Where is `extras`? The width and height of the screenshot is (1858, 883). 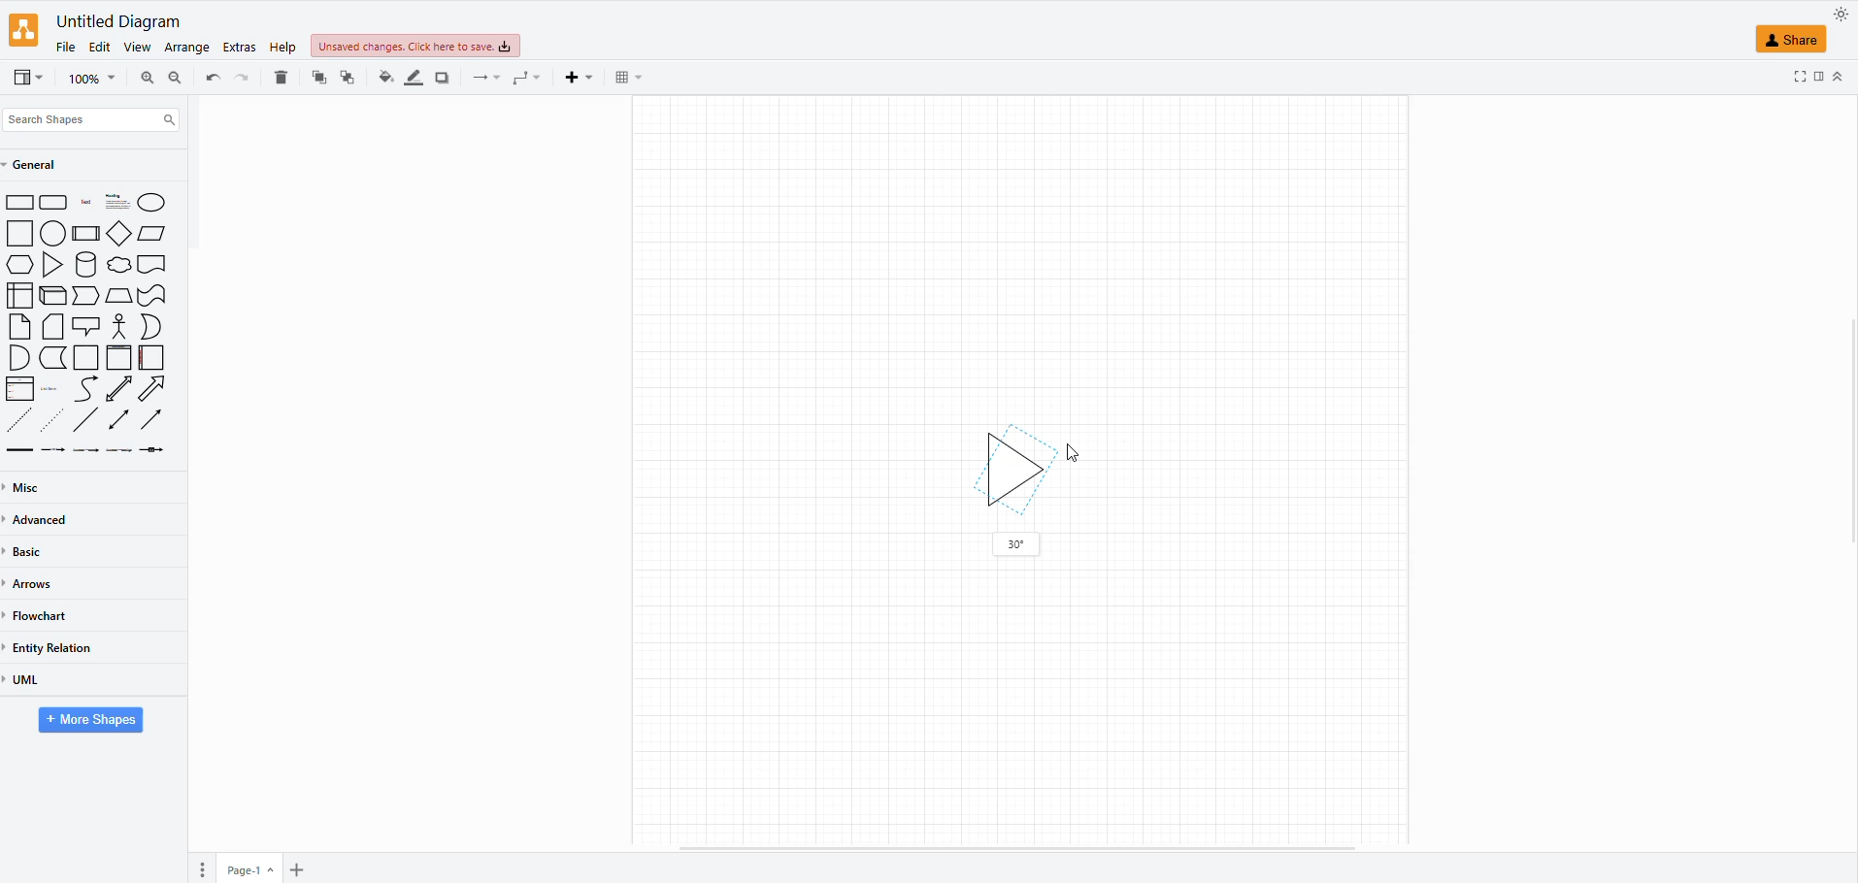
extras is located at coordinates (237, 48).